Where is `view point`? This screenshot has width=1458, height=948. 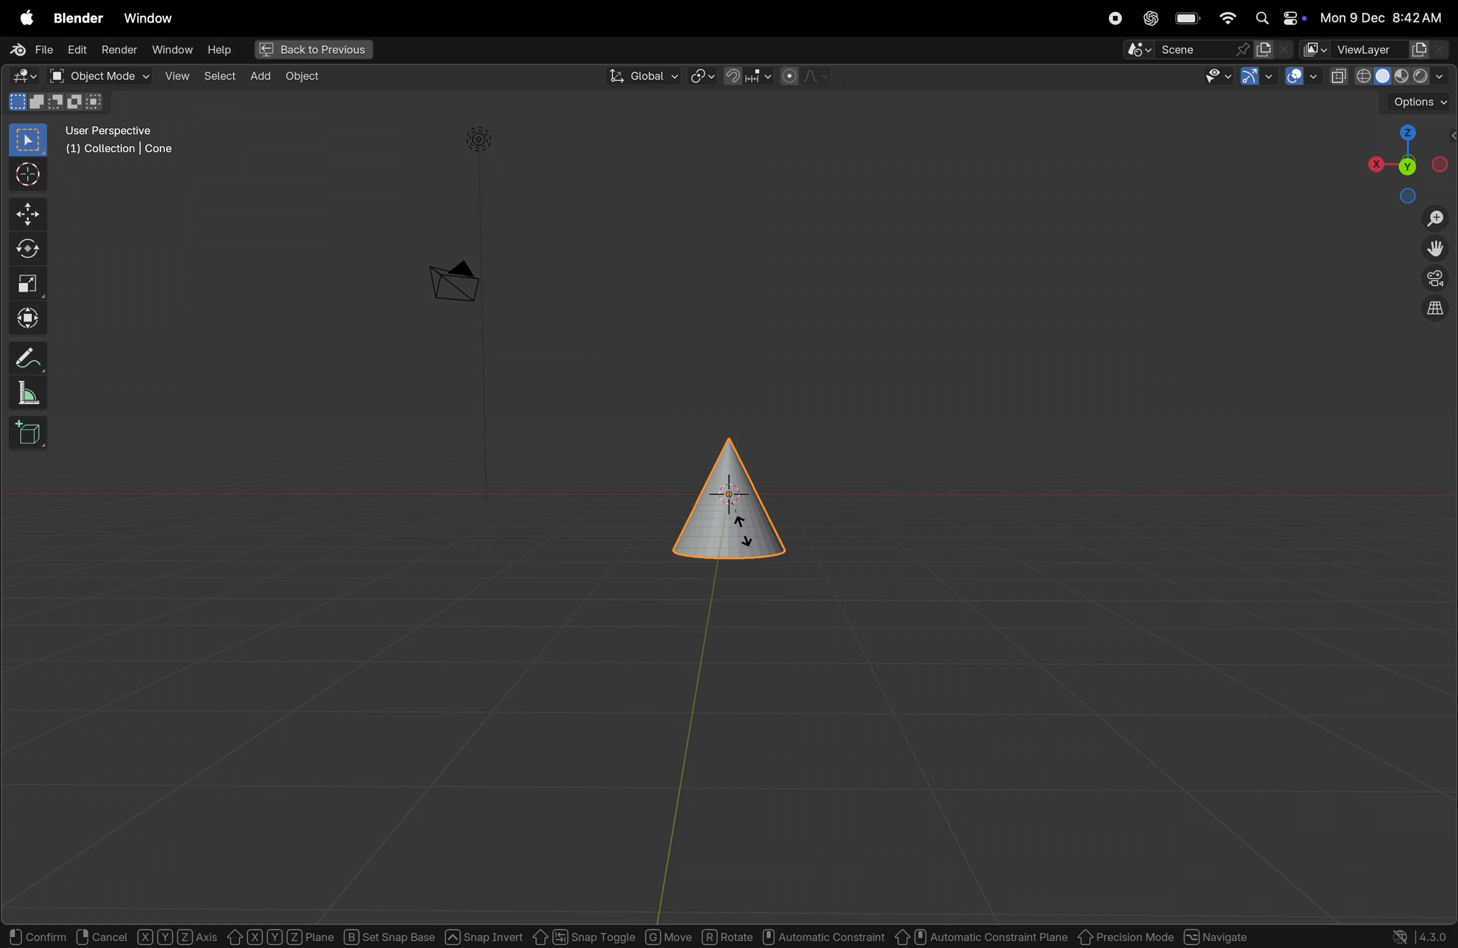
view point is located at coordinates (1402, 160).